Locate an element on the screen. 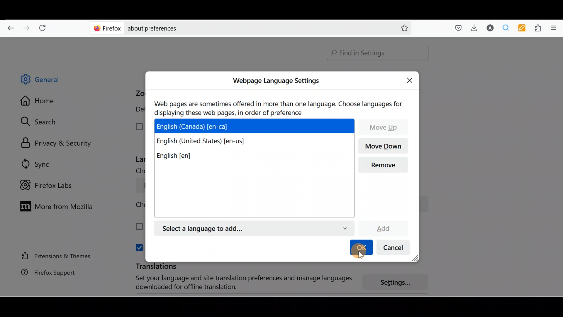  Bookmark this page is located at coordinates (400, 28).